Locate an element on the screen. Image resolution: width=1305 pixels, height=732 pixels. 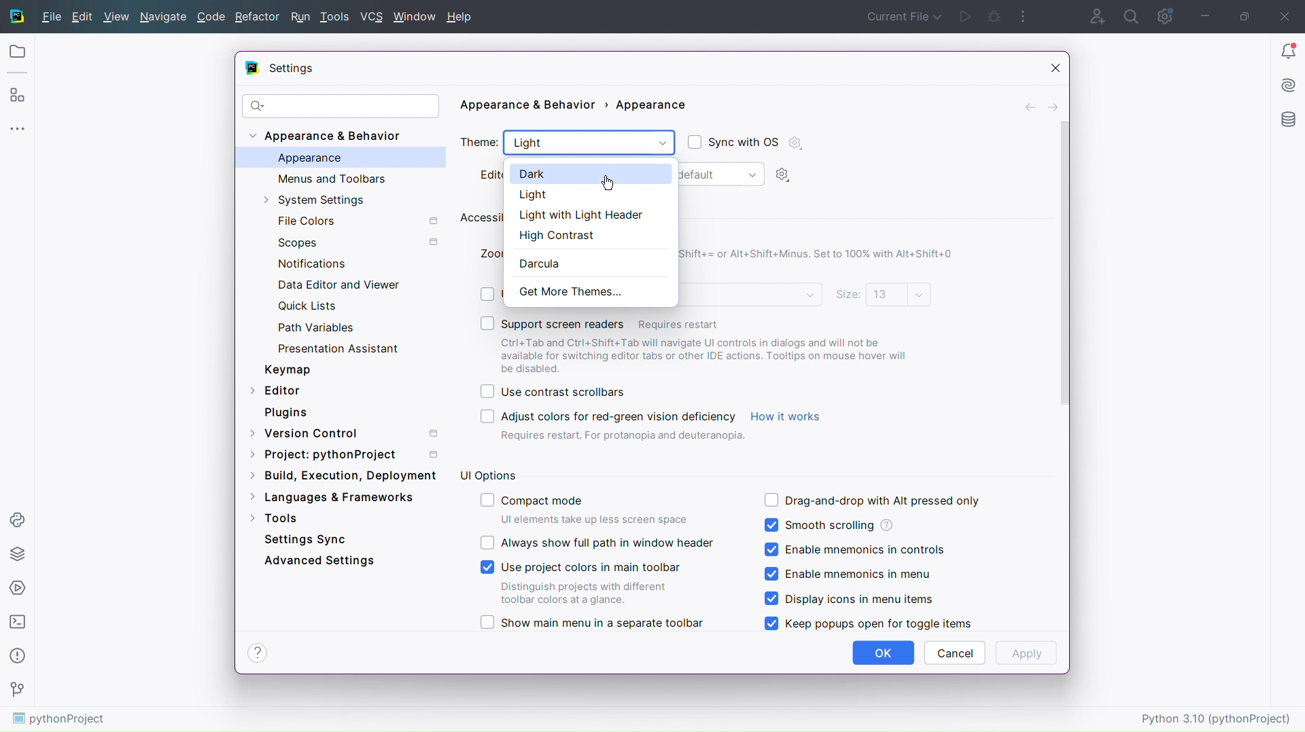
High Contrast is located at coordinates (585, 234).